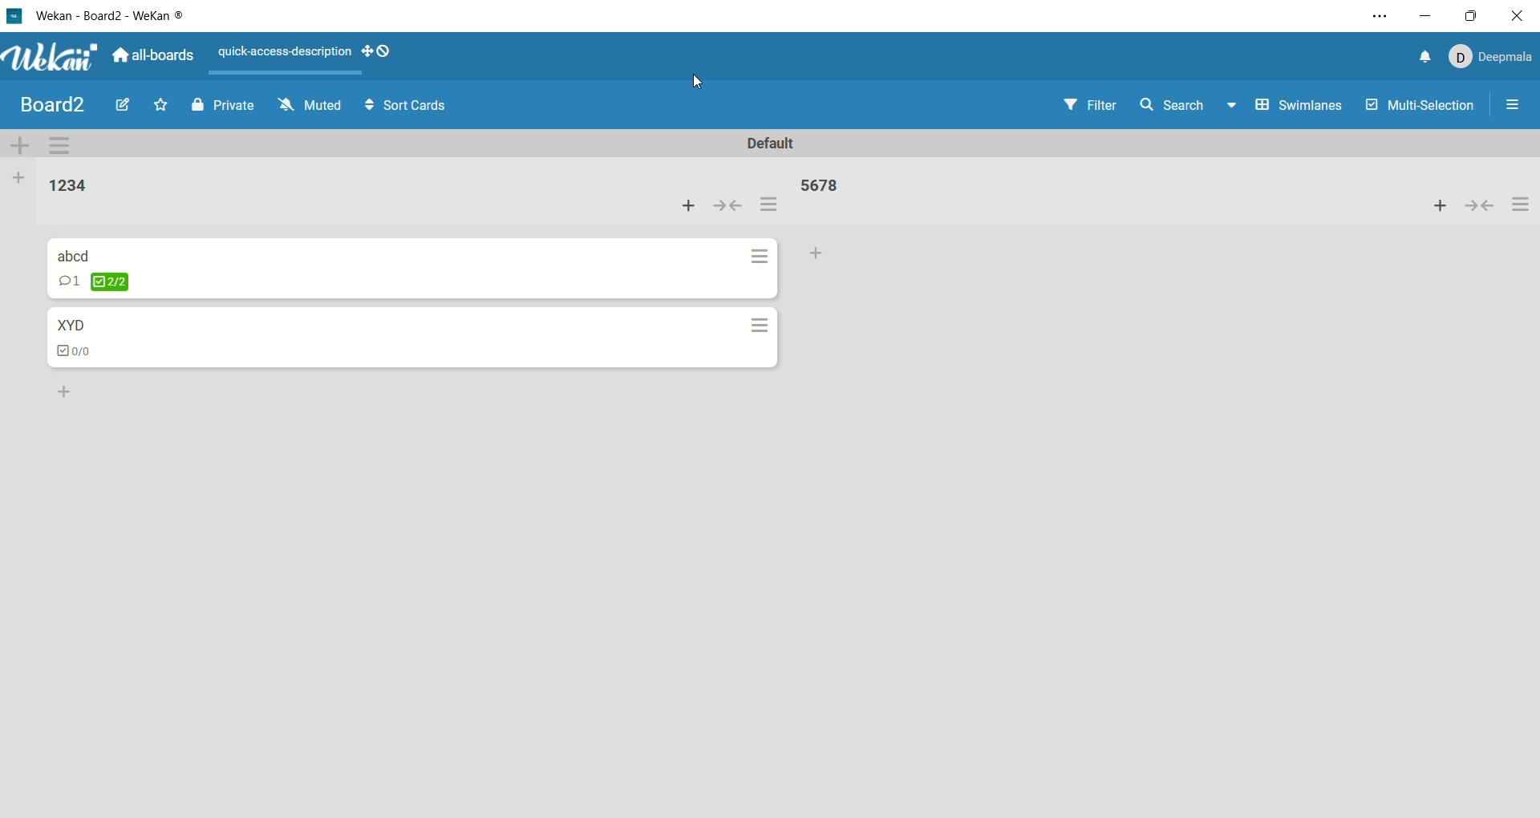  Describe the element at coordinates (1516, 15) in the screenshot. I see `close` at that location.